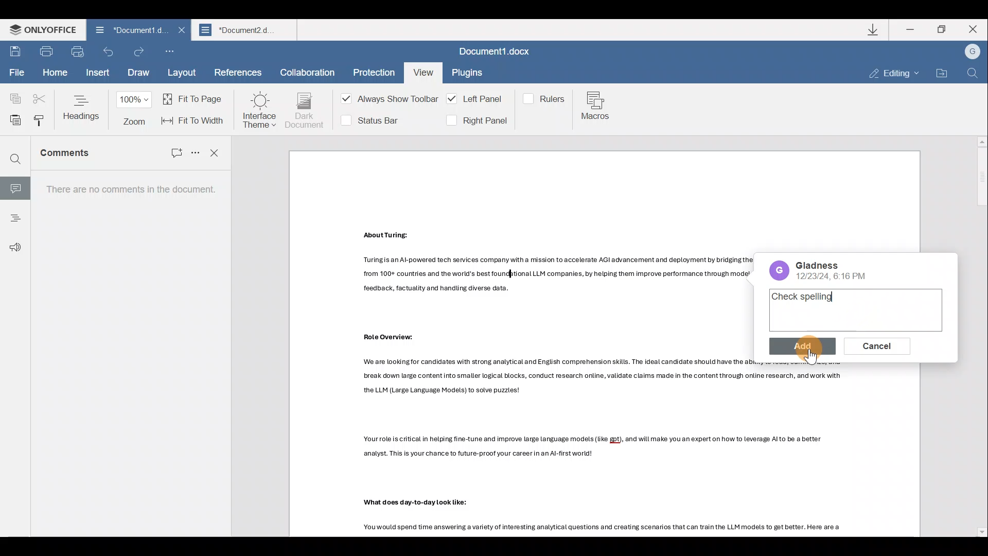 Image resolution: width=988 pixels, height=556 pixels. What do you see at coordinates (96, 74) in the screenshot?
I see `Insert` at bounding box center [96, 74].